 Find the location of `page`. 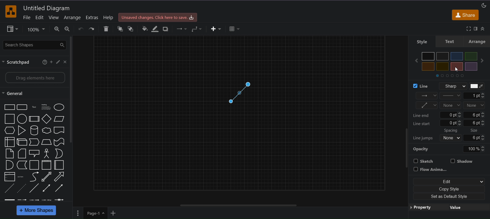

page is located at coordinates (77, 213).